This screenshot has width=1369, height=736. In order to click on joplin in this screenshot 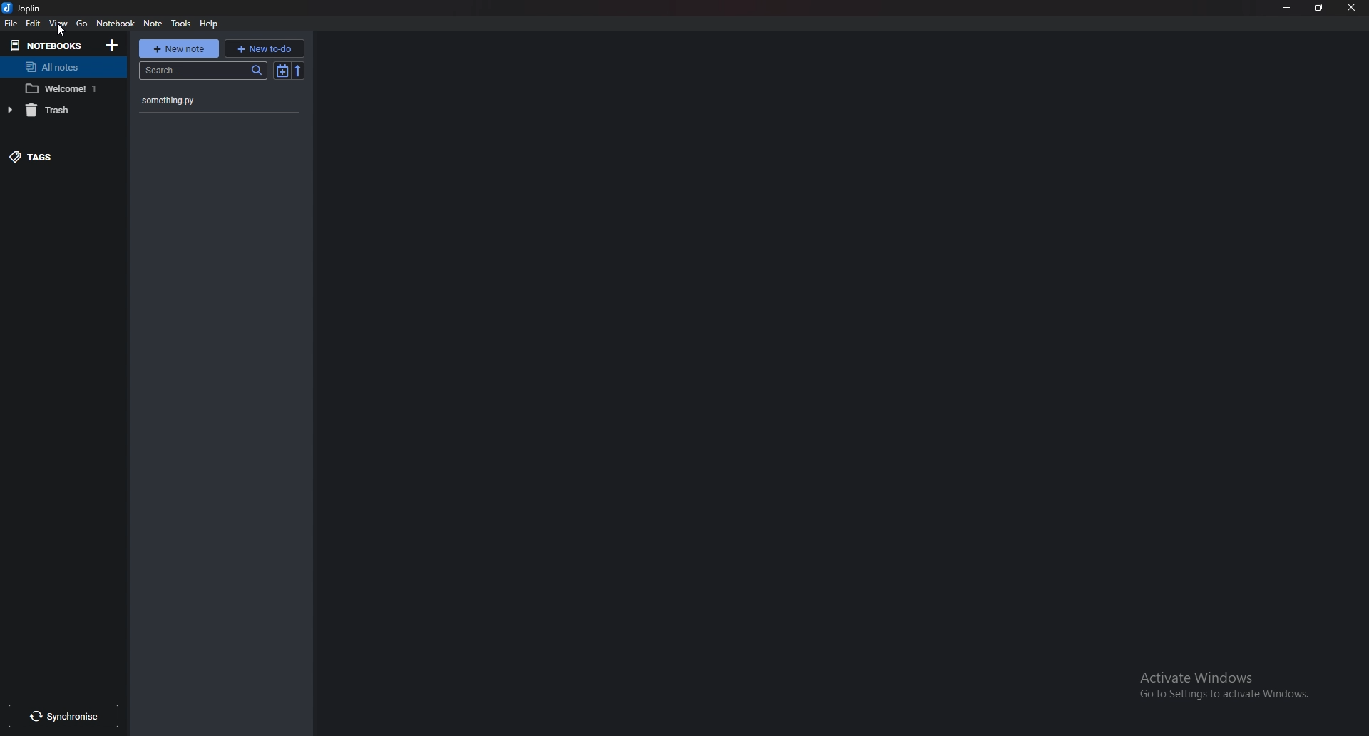, I will do `click(23, 7)`.